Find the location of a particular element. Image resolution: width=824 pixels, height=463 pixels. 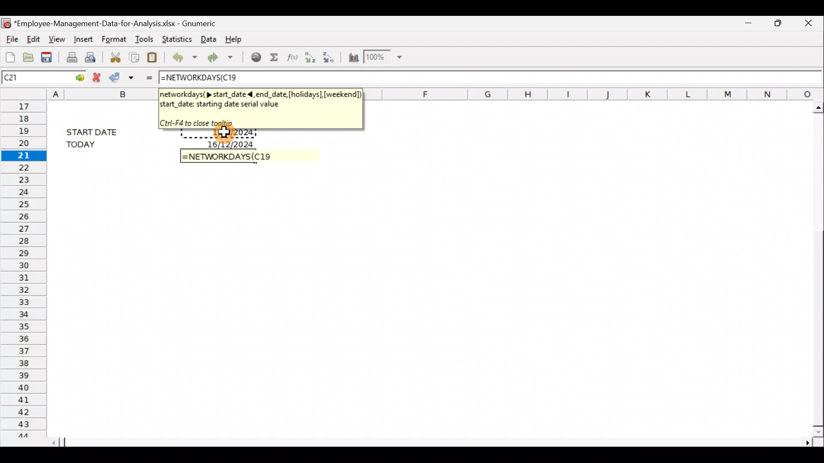

Gnumeric logo is located at coordinates (6, 22).